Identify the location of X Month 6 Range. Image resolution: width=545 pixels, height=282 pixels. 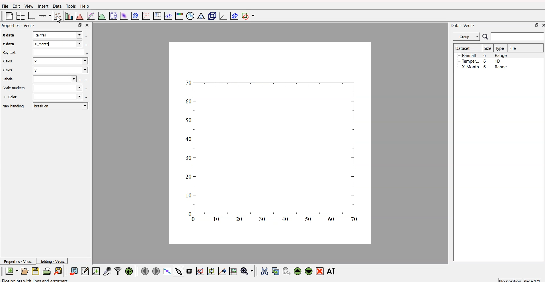
(484, 67).